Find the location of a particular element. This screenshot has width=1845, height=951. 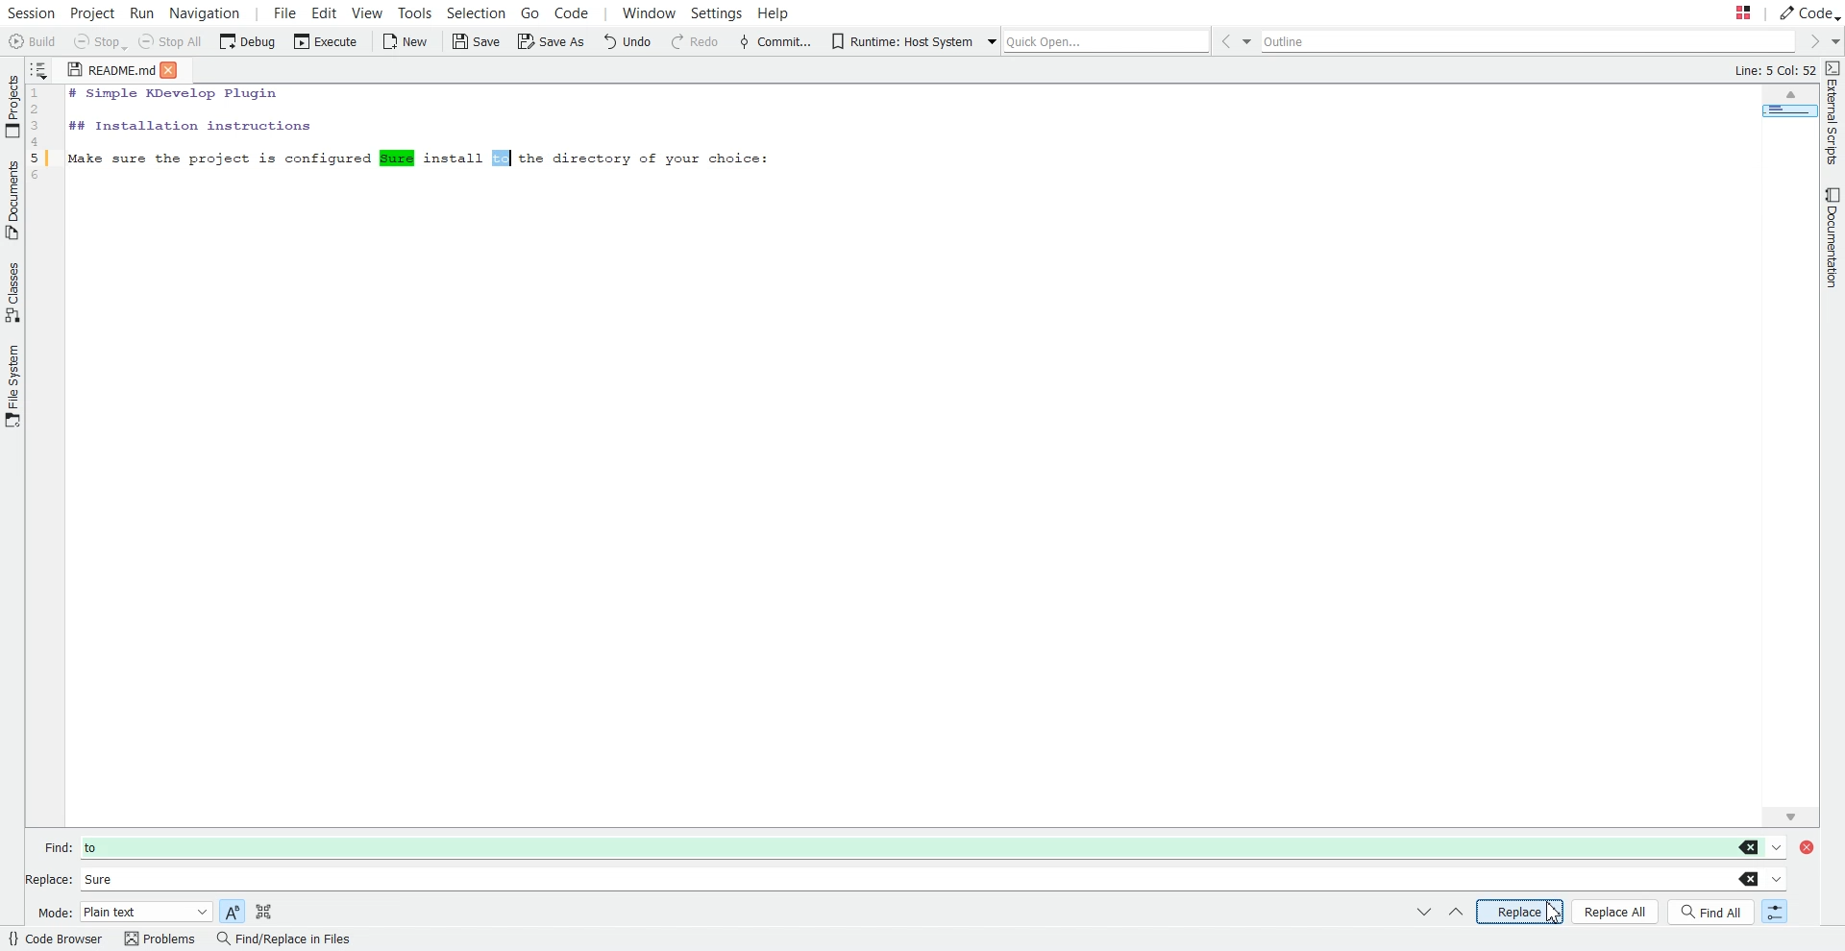

Switch to next is located at coordinates (1424, 913).